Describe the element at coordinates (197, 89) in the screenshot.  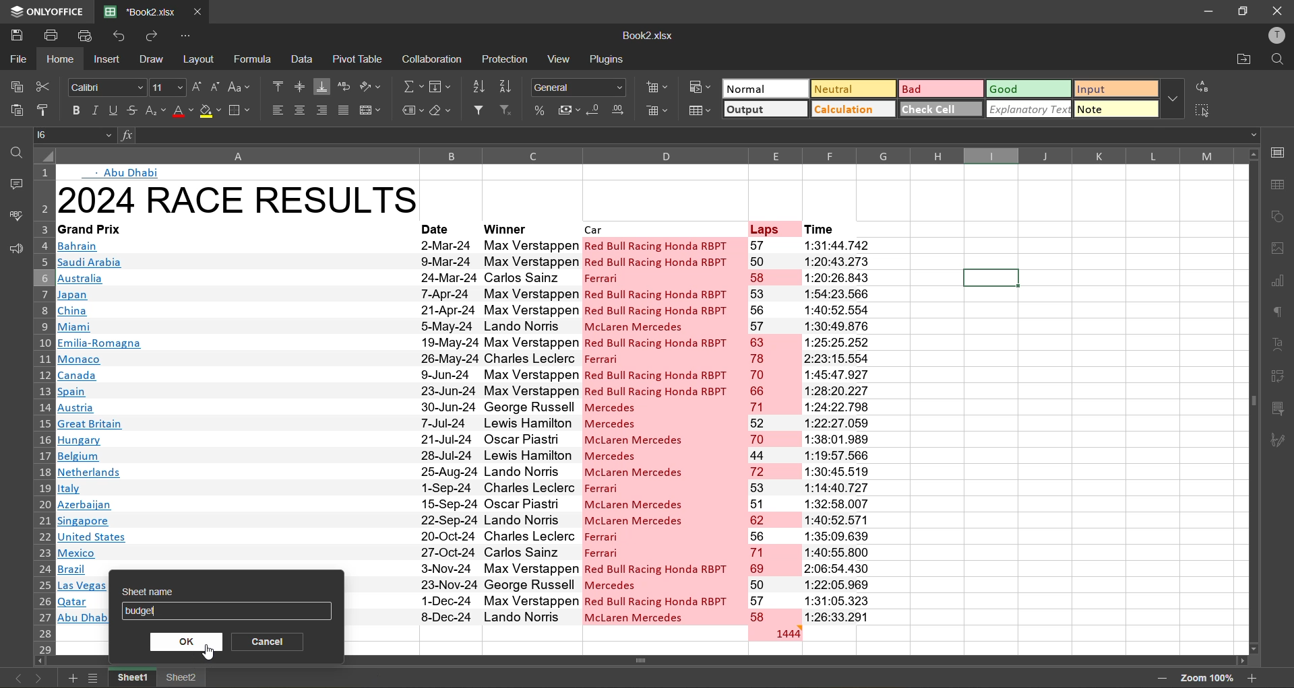
I see `increment size` at that location.